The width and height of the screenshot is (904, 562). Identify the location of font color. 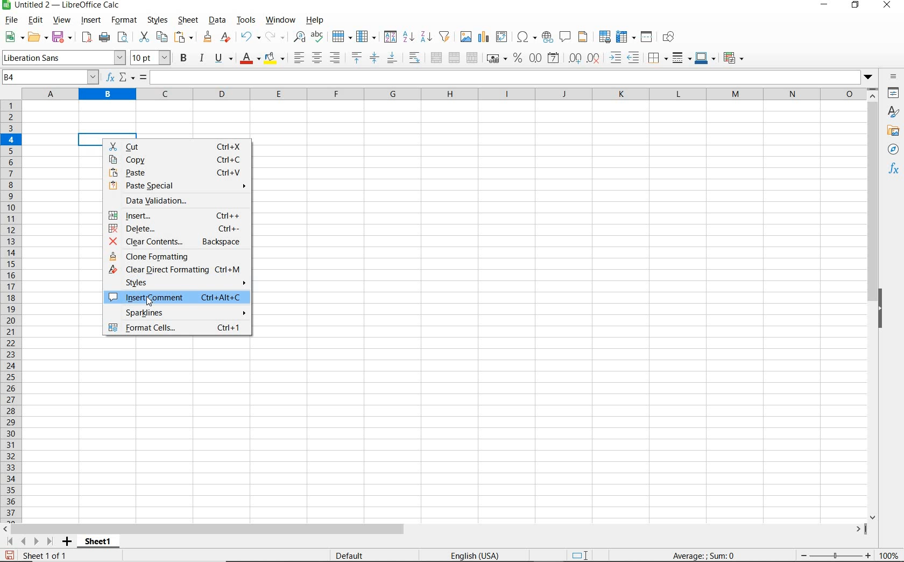
(250, 60).